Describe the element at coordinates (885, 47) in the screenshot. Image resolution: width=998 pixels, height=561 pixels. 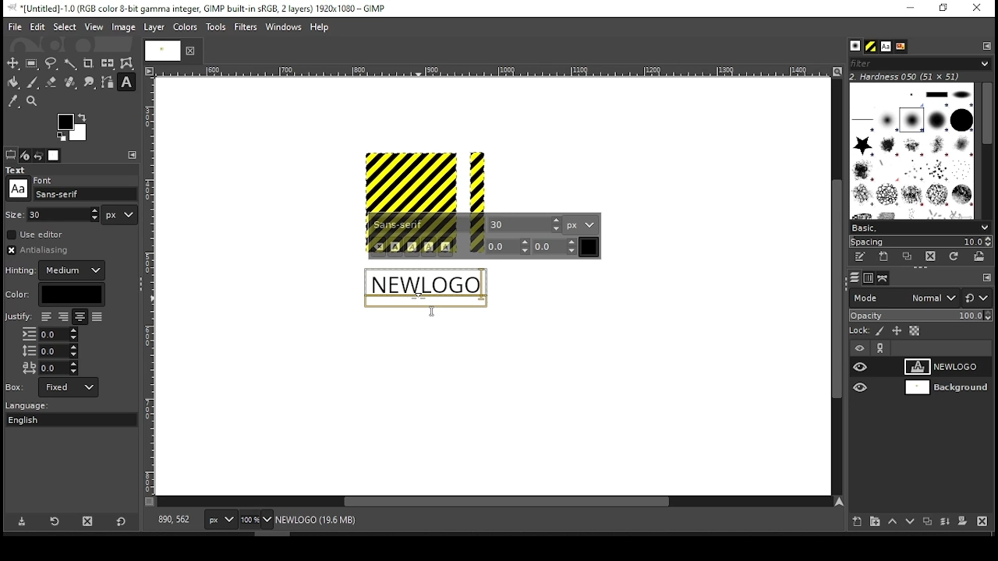
I see `font` at that location.